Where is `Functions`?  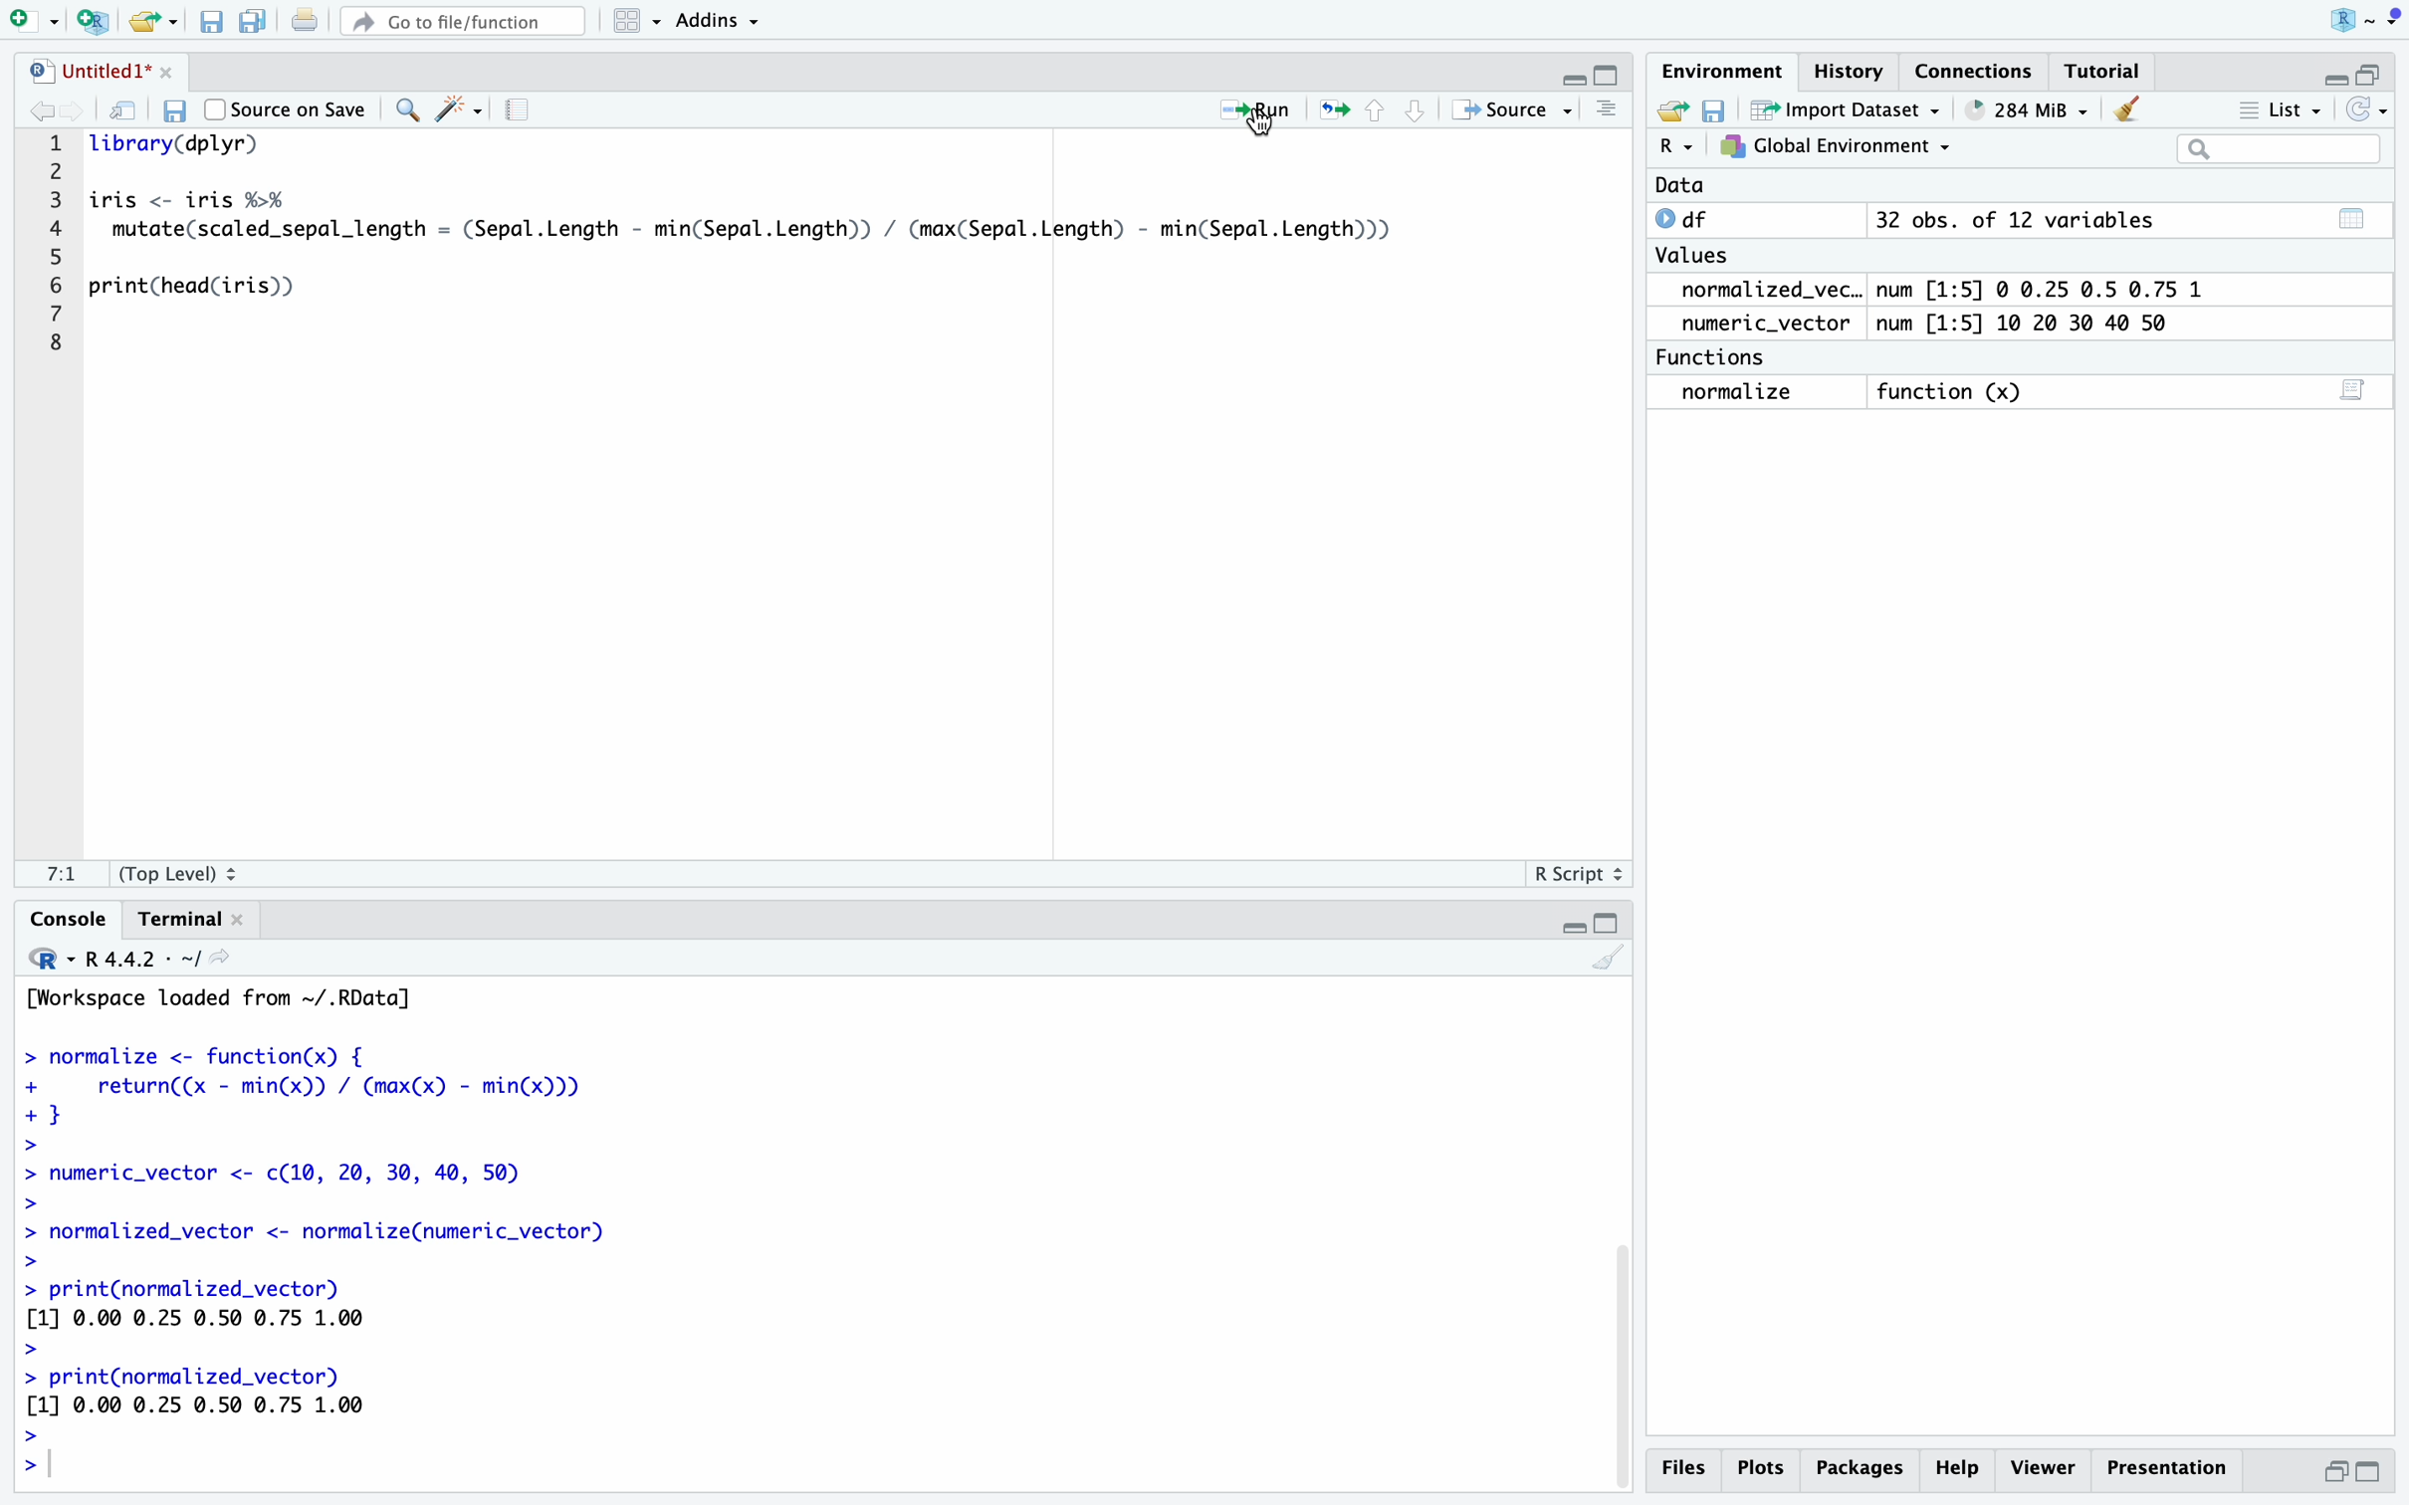 Functions is located at coordinates (1716, 357).